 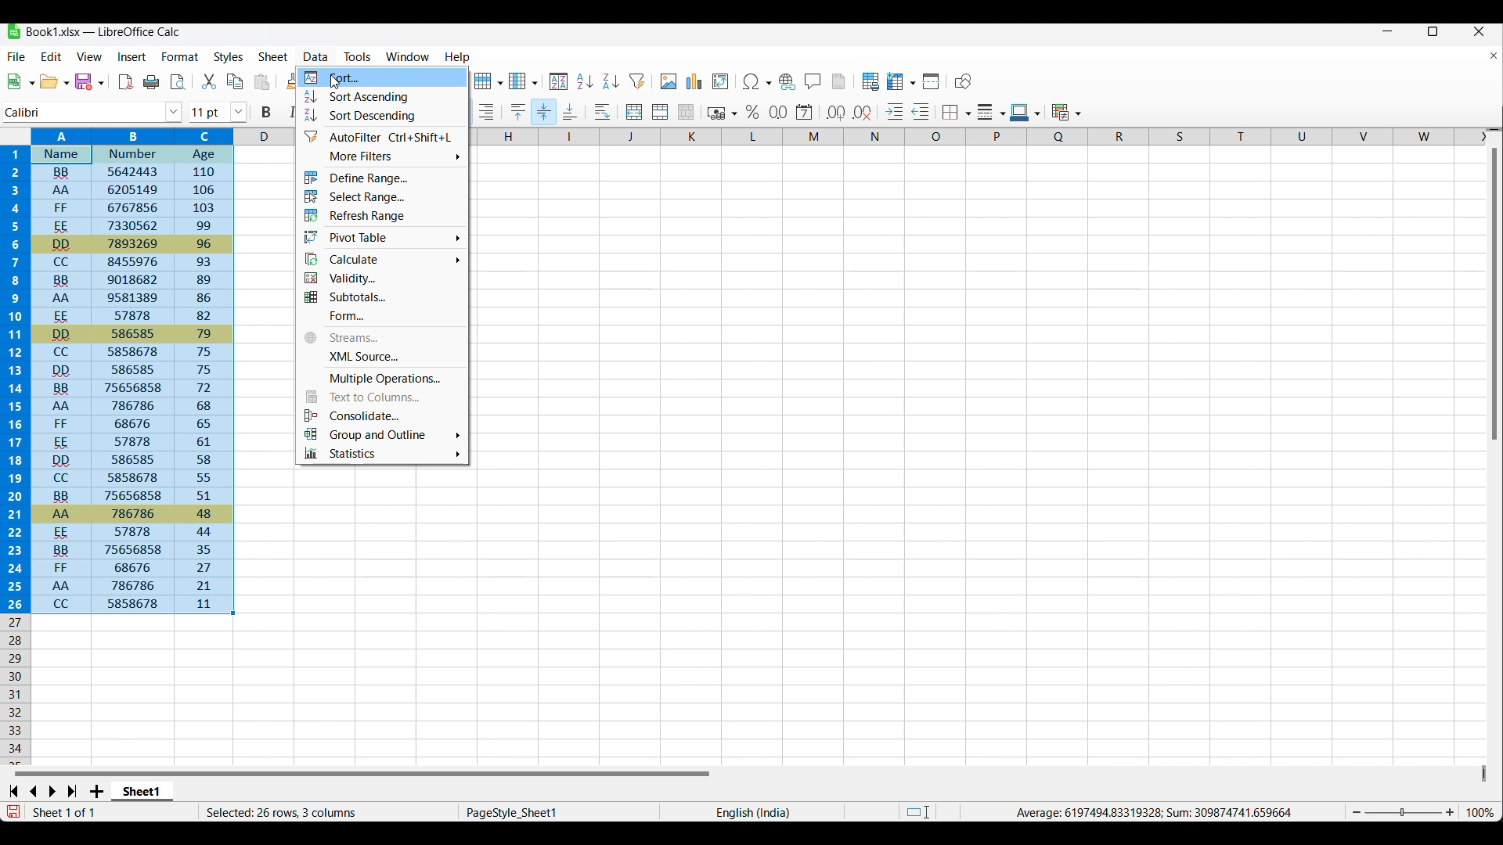 I want to click on Clone formatting, so click(x=293, y=81).